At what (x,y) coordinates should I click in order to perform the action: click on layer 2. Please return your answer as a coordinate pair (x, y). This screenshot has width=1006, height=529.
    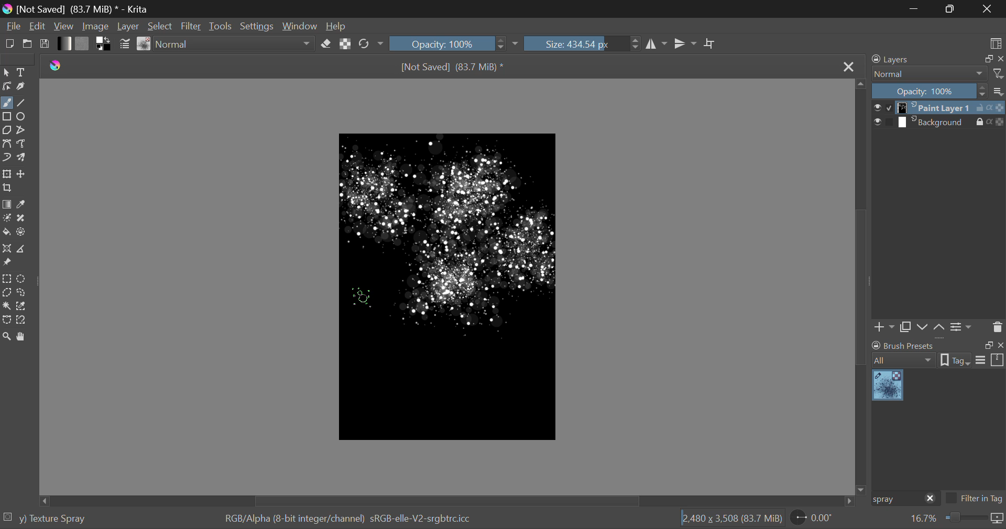
    Looking at the image, I should click on (935, 123).